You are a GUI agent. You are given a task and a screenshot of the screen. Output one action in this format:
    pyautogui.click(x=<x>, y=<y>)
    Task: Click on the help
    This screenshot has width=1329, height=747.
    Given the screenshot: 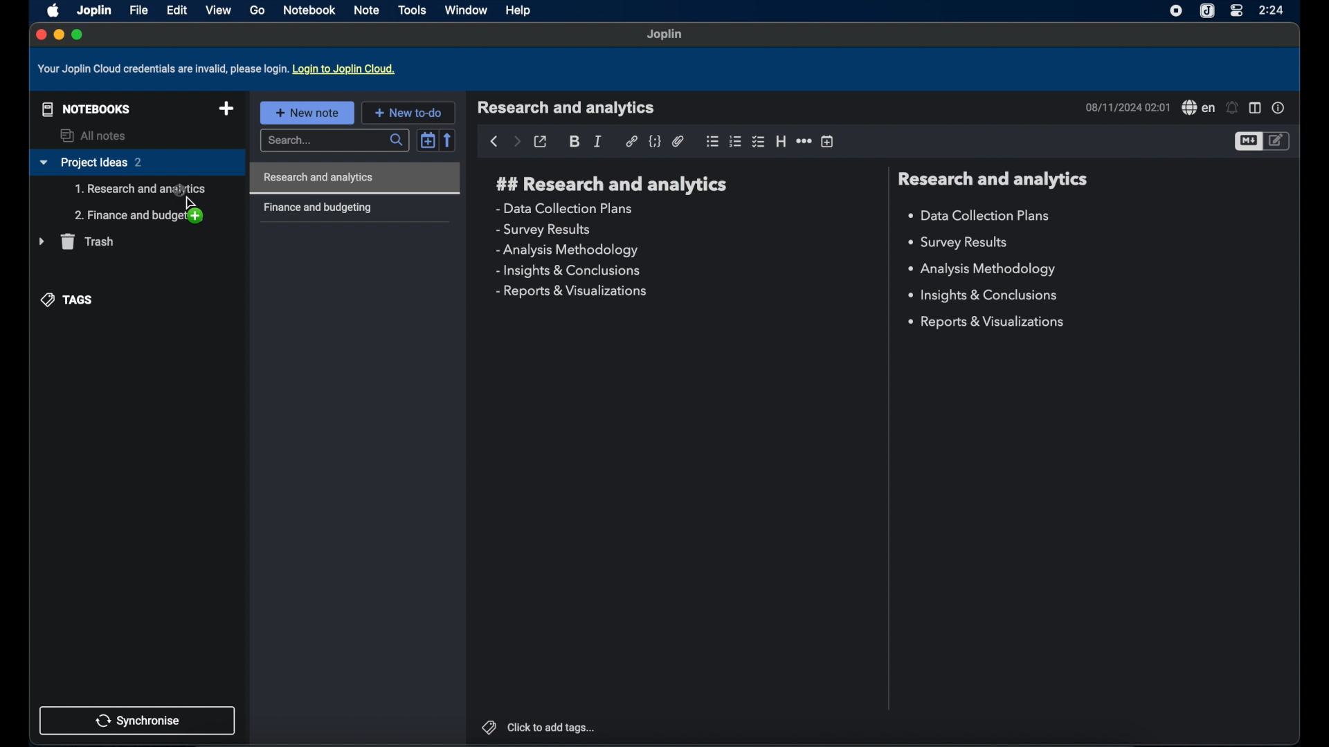 What is the action you would take?
    pyautogui.click(x=519, y=12)
    